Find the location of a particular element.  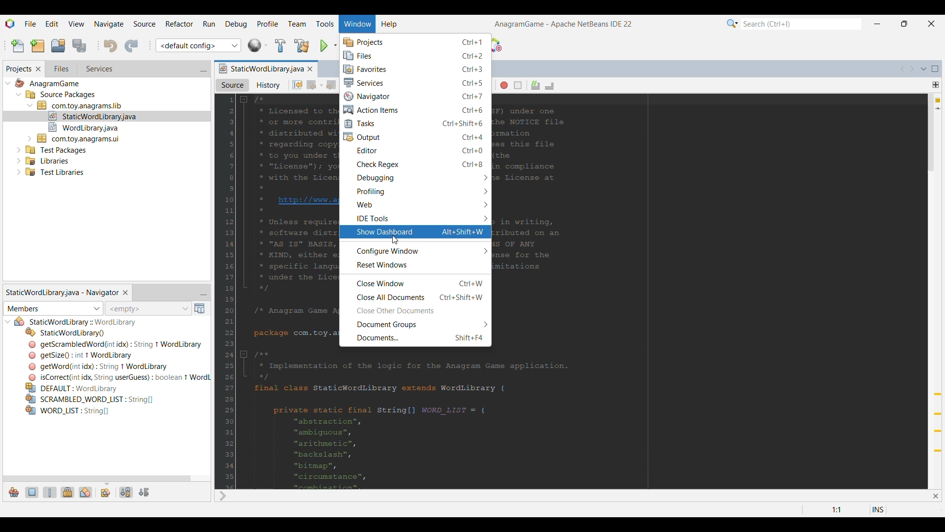

Type in search is located at coordinates (801, 24).